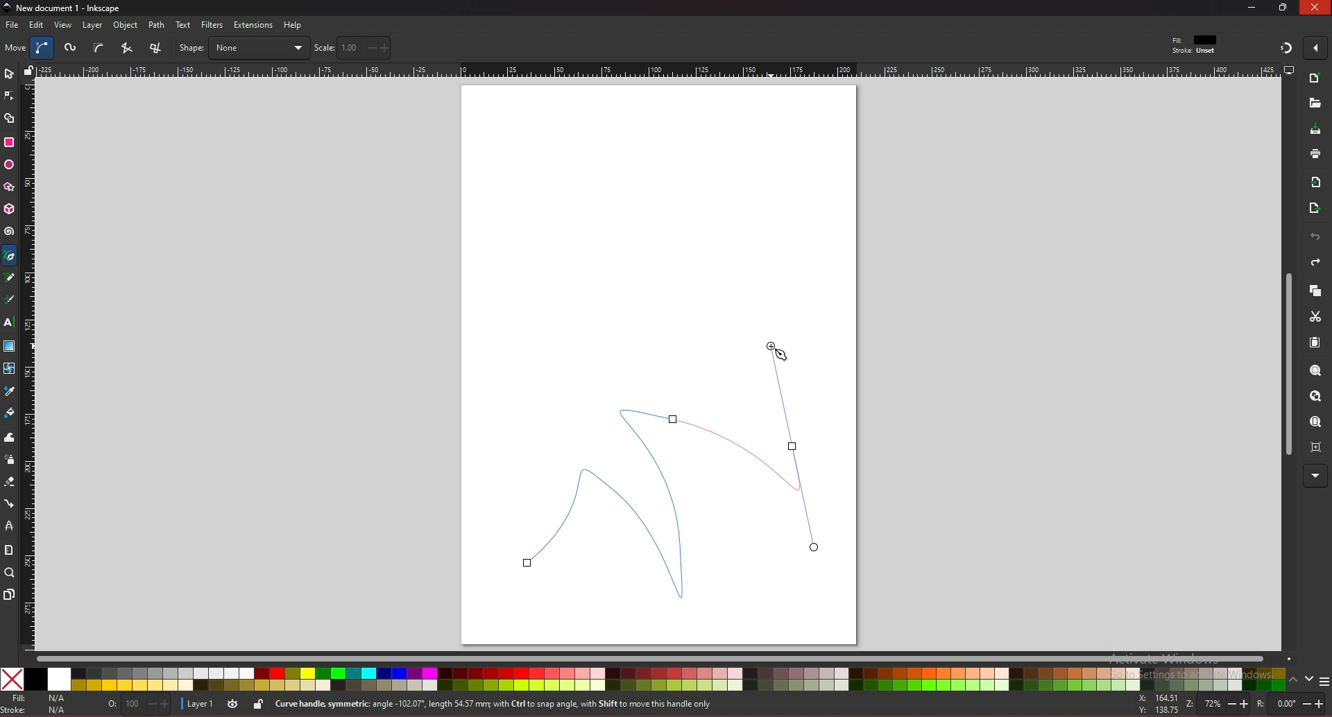 The width and height of the screenshot is (1332, 717). What do you see at coordinates (293, 25) in the screenshot?
I see `help` at bounding box center [293, 25].